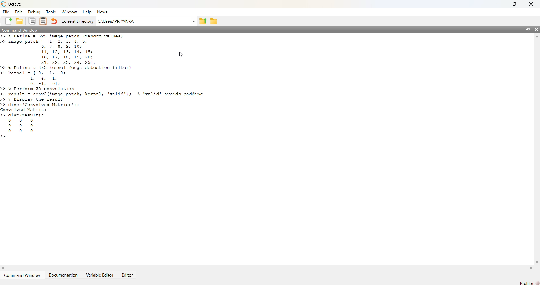 This screenshot has width=540, height=285. I want to click on Close, so click(536, 30).